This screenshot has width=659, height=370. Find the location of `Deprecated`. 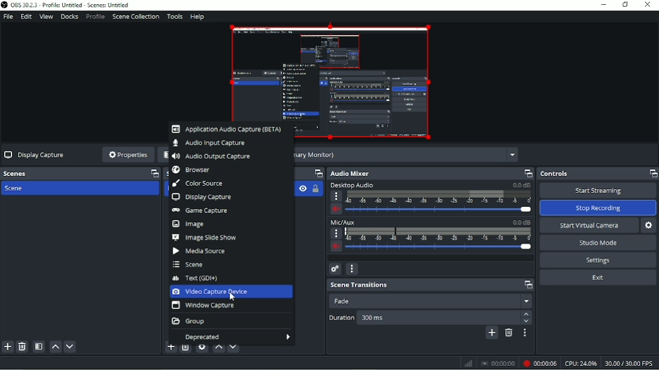

Deprecated is located at coordinates (232, 335).